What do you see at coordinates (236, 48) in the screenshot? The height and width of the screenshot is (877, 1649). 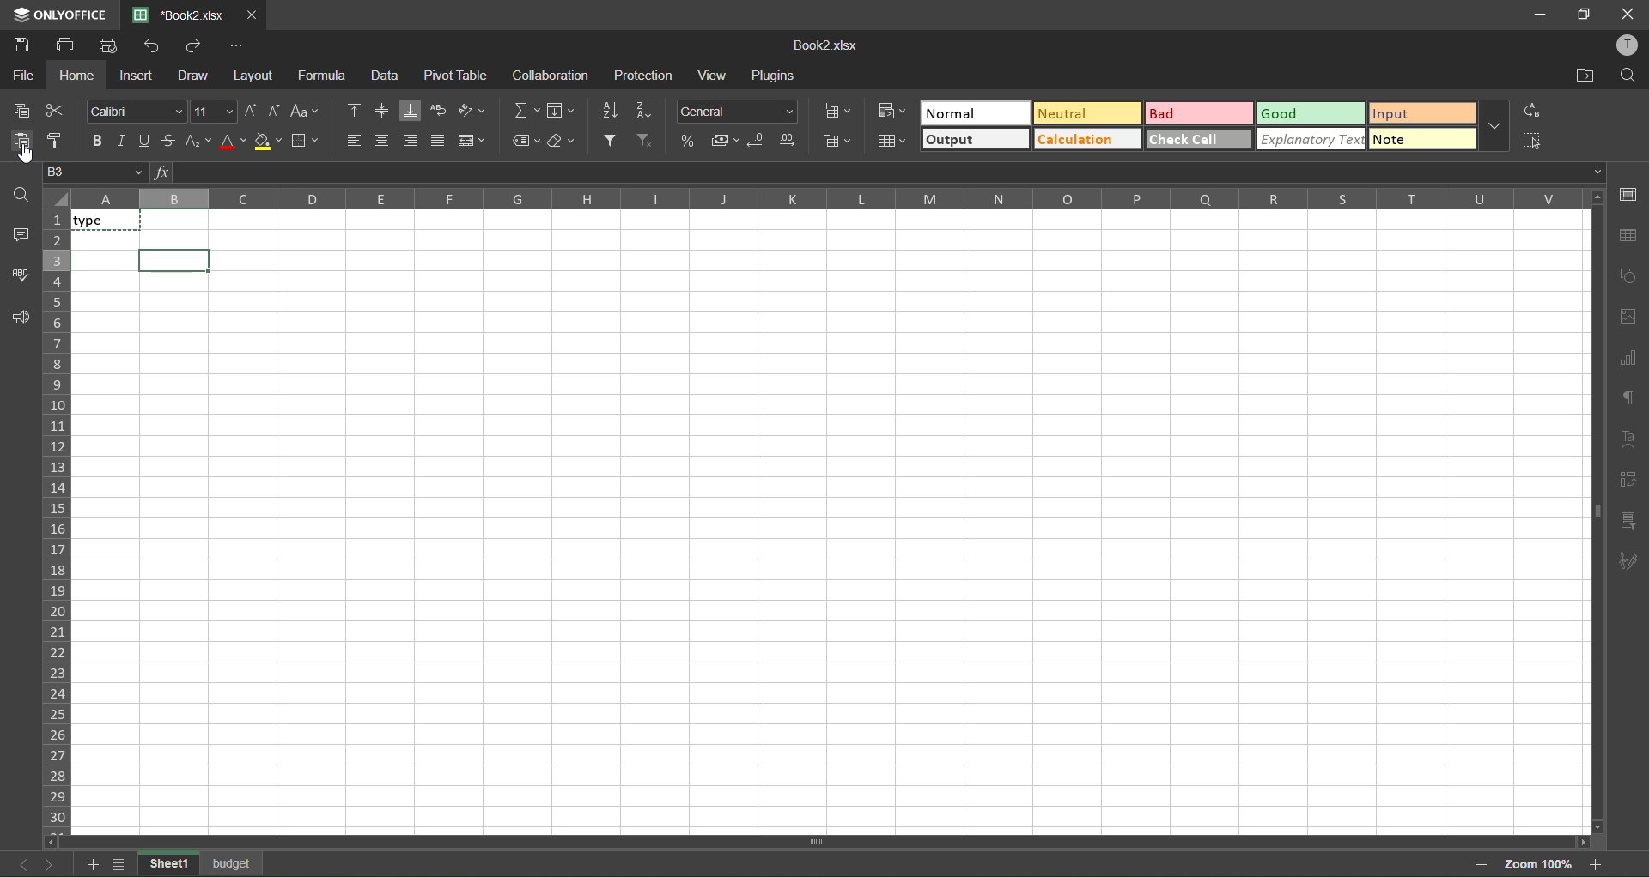 I see `customize quick access toolbar` at bounding box center [236, 48].